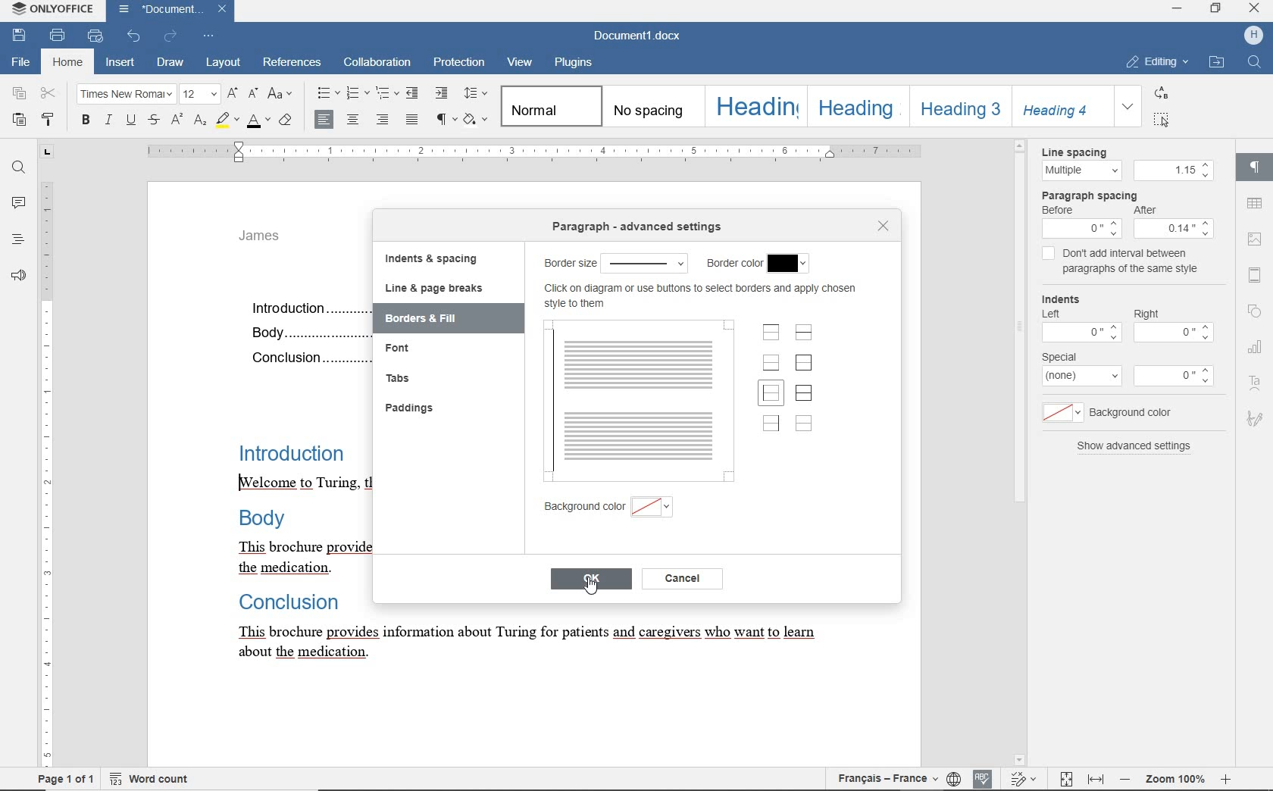 This screenshot has height=791, width=1273. I want to click on Paragraph spacing, so click(1097, 195).